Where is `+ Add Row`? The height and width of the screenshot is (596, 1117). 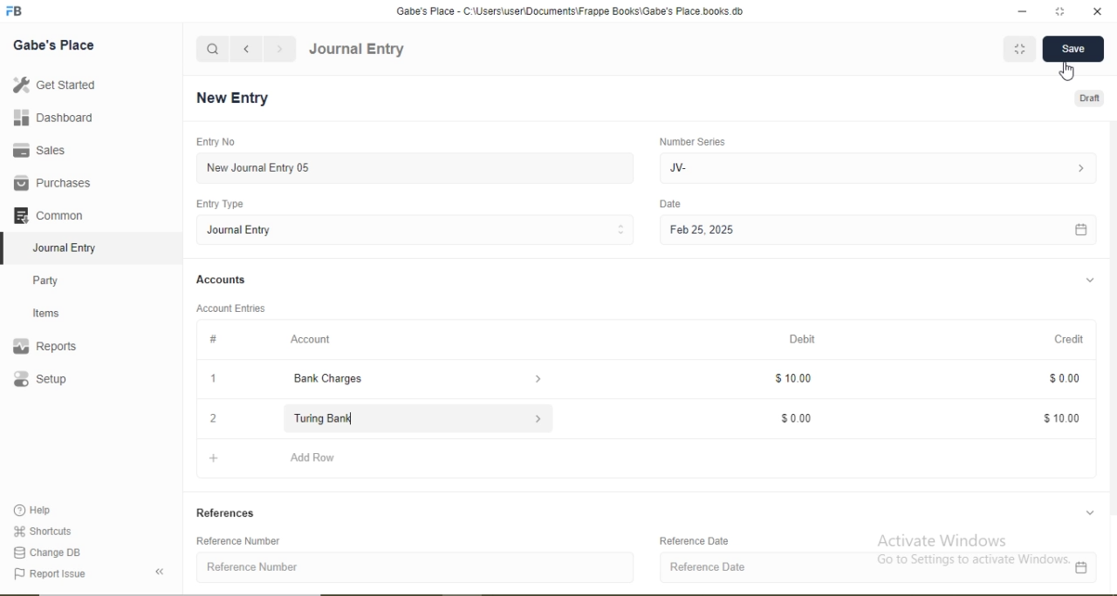
+ Add Row is located at coordinates (650, 460).